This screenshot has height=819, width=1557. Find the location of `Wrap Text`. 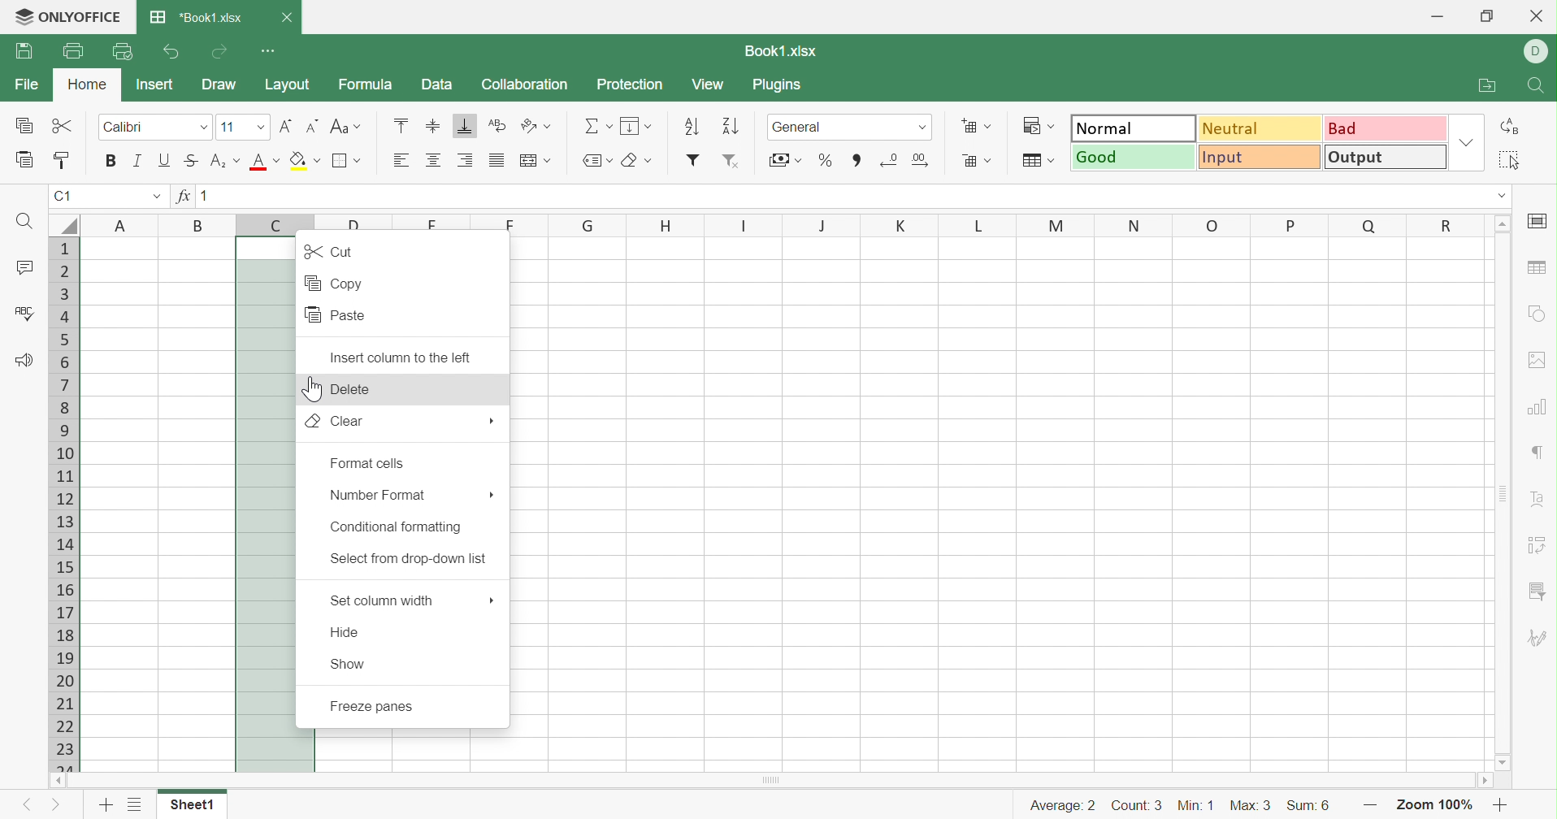

Wrap Text is located at coordinates (494, 123).